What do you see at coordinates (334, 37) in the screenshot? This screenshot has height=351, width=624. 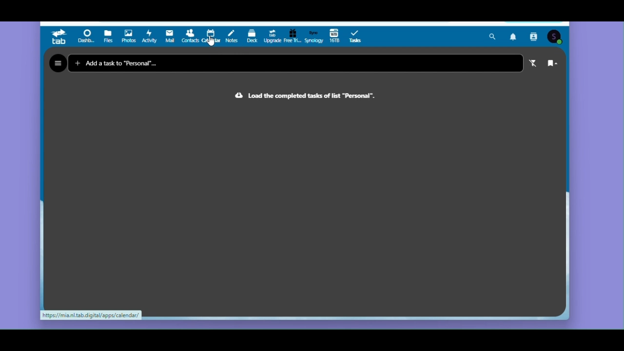 I see `16 TB` at bounding box center [334, 37].